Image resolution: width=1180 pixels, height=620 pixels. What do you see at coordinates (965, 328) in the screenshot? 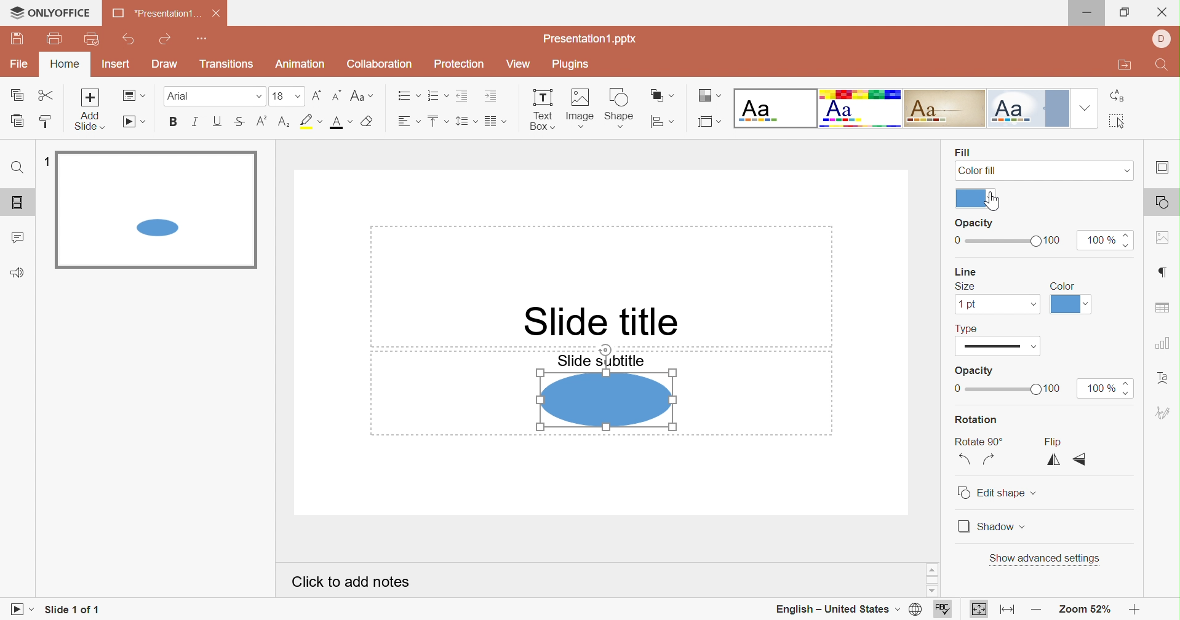
I see `Type` at bounding box center [965, 328].